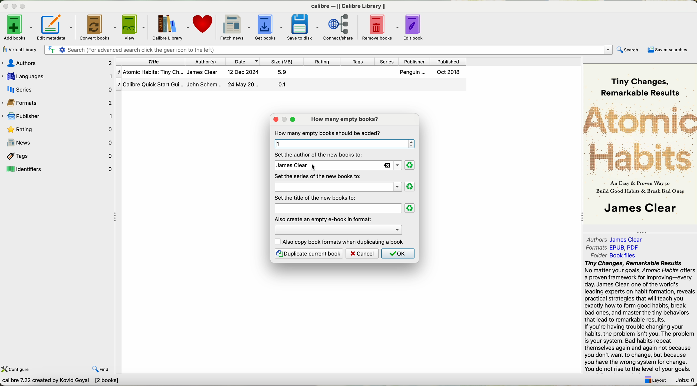  I want to click on saved searches, so click(667, 49).